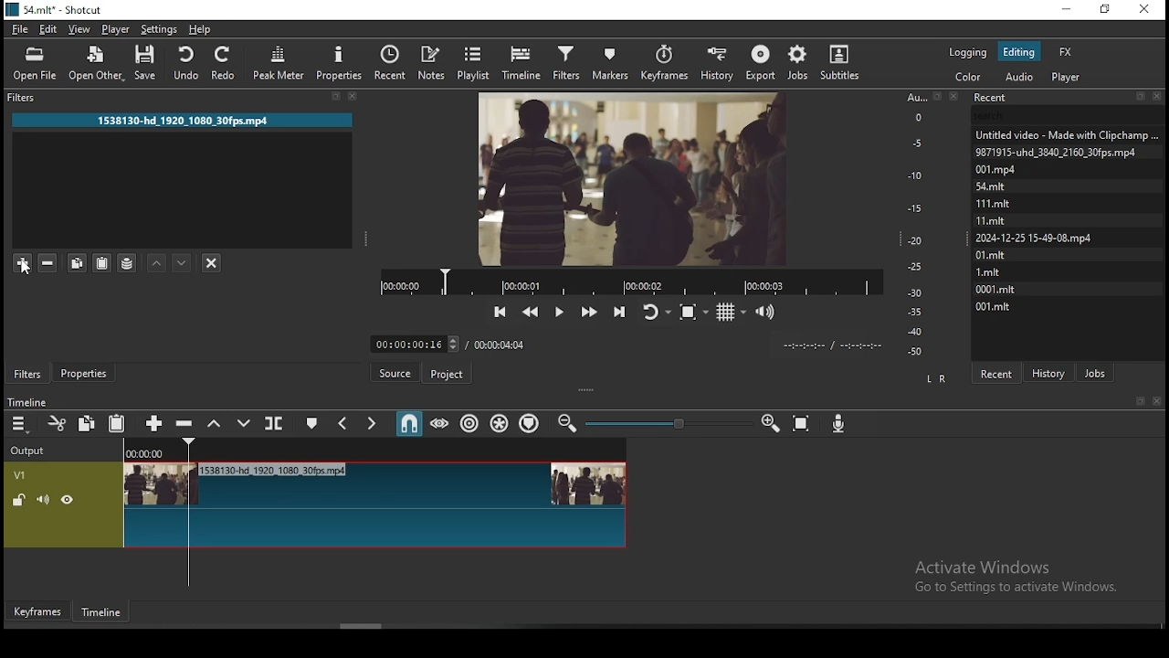 The height and width of the screenshot is (658, 1169). I want to click on snap, so click(408, 424).